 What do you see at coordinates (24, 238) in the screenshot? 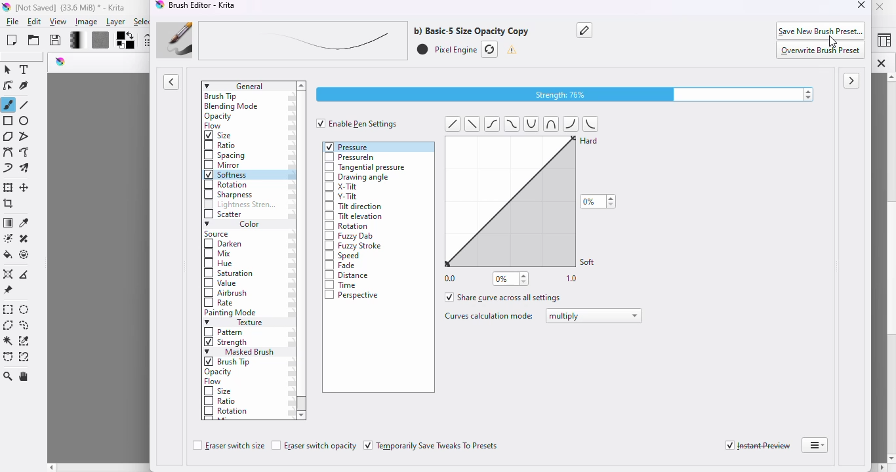
I see `smart patch tool` at bounding box center [24, 238].